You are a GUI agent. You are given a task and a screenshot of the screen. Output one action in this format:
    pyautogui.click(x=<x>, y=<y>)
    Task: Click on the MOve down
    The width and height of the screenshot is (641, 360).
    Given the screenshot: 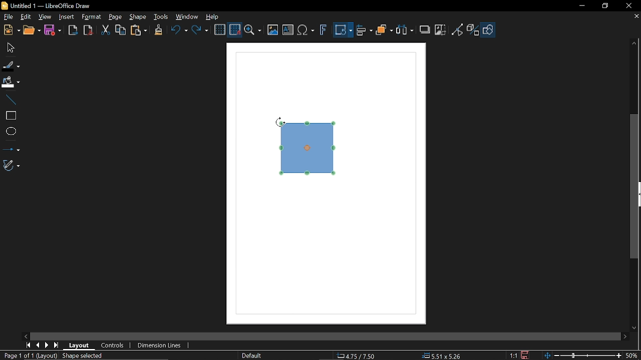 What is the action you would take?
    pyautogui.click(x=637, y=327)
    